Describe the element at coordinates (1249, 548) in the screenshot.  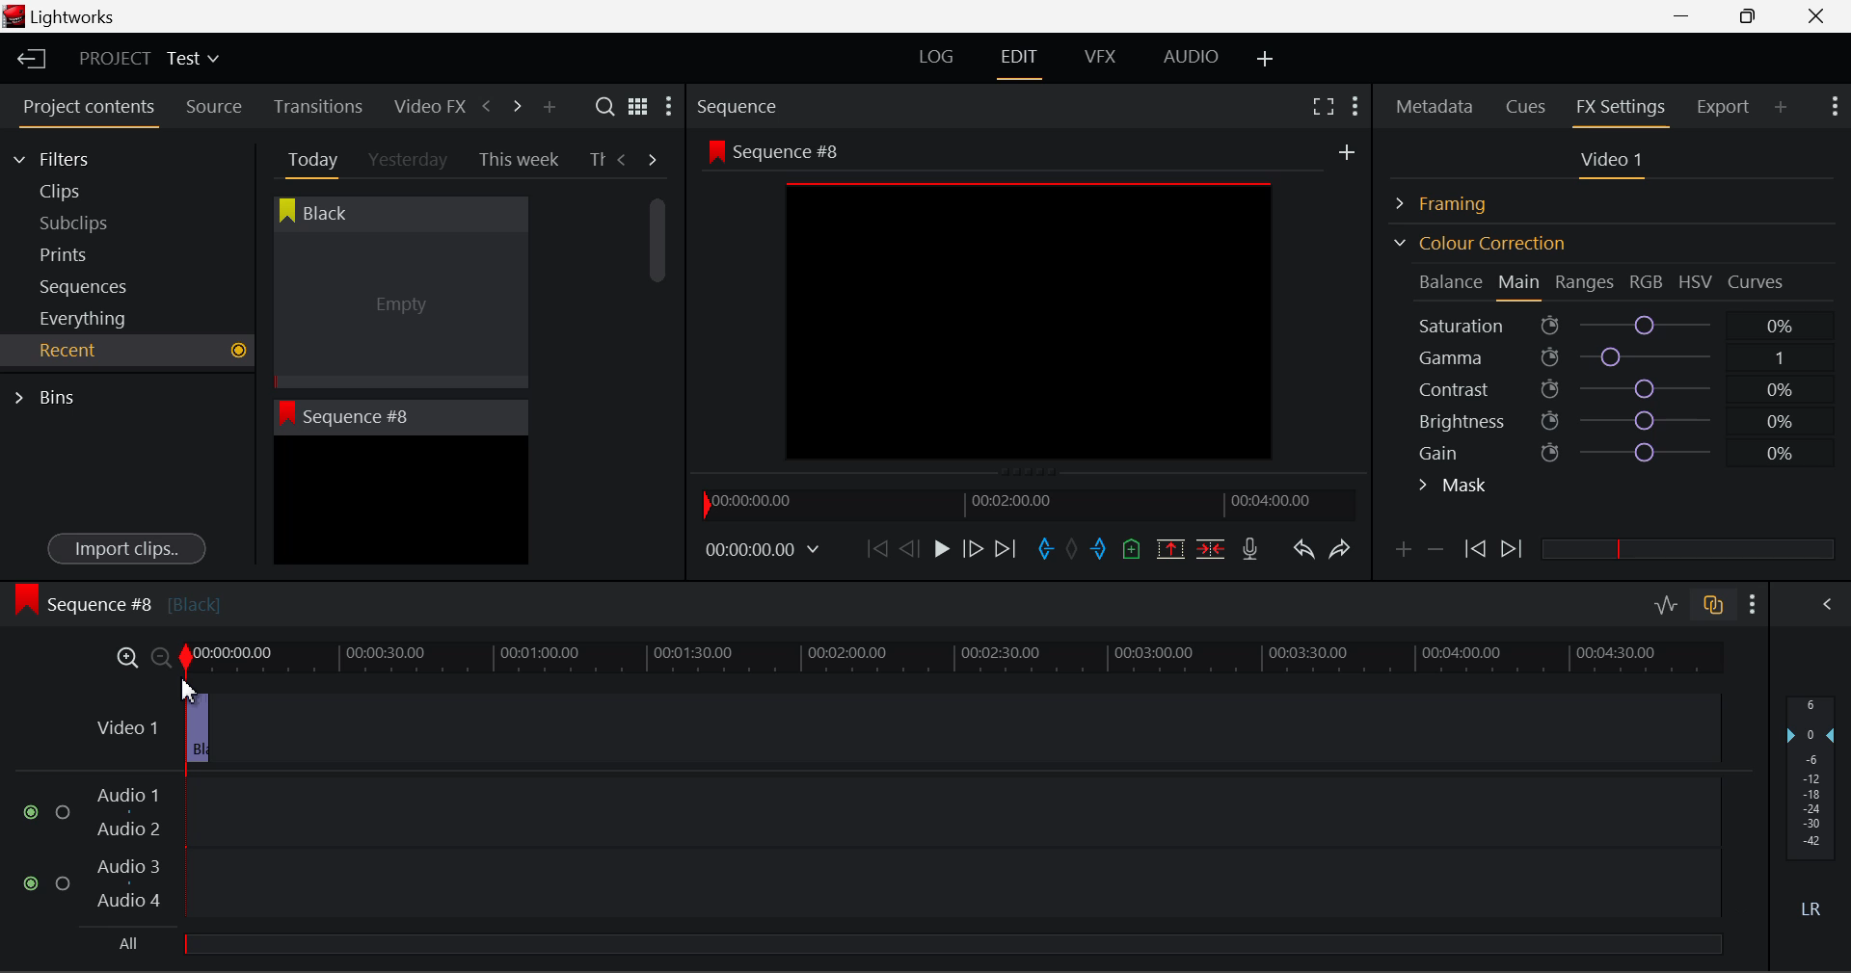
I see `Recrod Voiceover` at that location.